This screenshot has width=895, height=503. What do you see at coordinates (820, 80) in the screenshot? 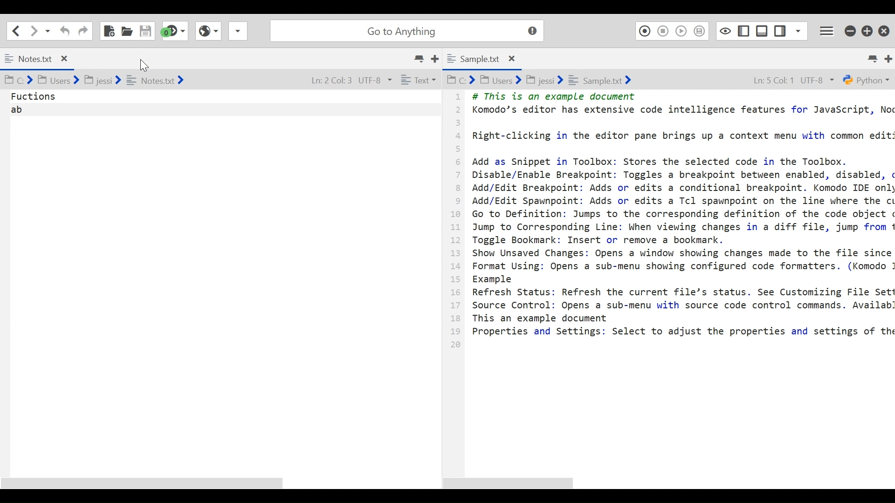
I see `UTF-8` at bounding box center [820, 80].